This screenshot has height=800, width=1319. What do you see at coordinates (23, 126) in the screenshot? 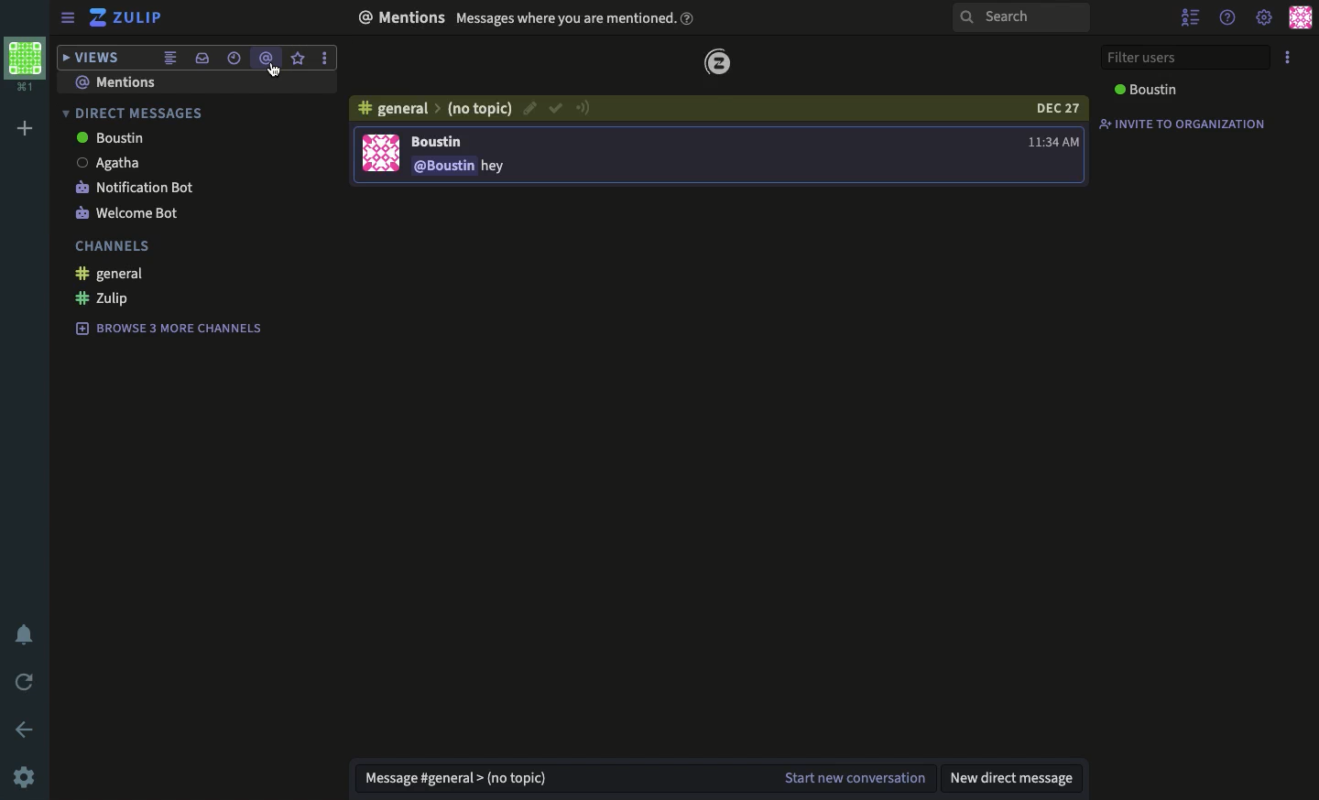
I see `add workspace` at bounding box center [23, 126].